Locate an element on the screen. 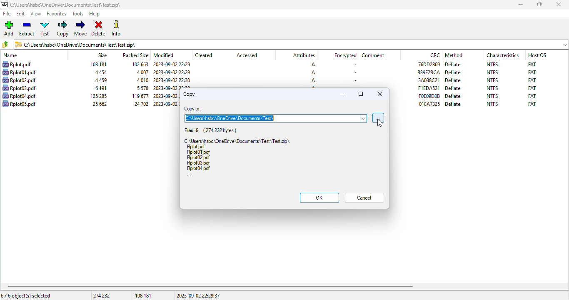 This screenshot has width=569, height=300. file is located at coordinates (19, 80).